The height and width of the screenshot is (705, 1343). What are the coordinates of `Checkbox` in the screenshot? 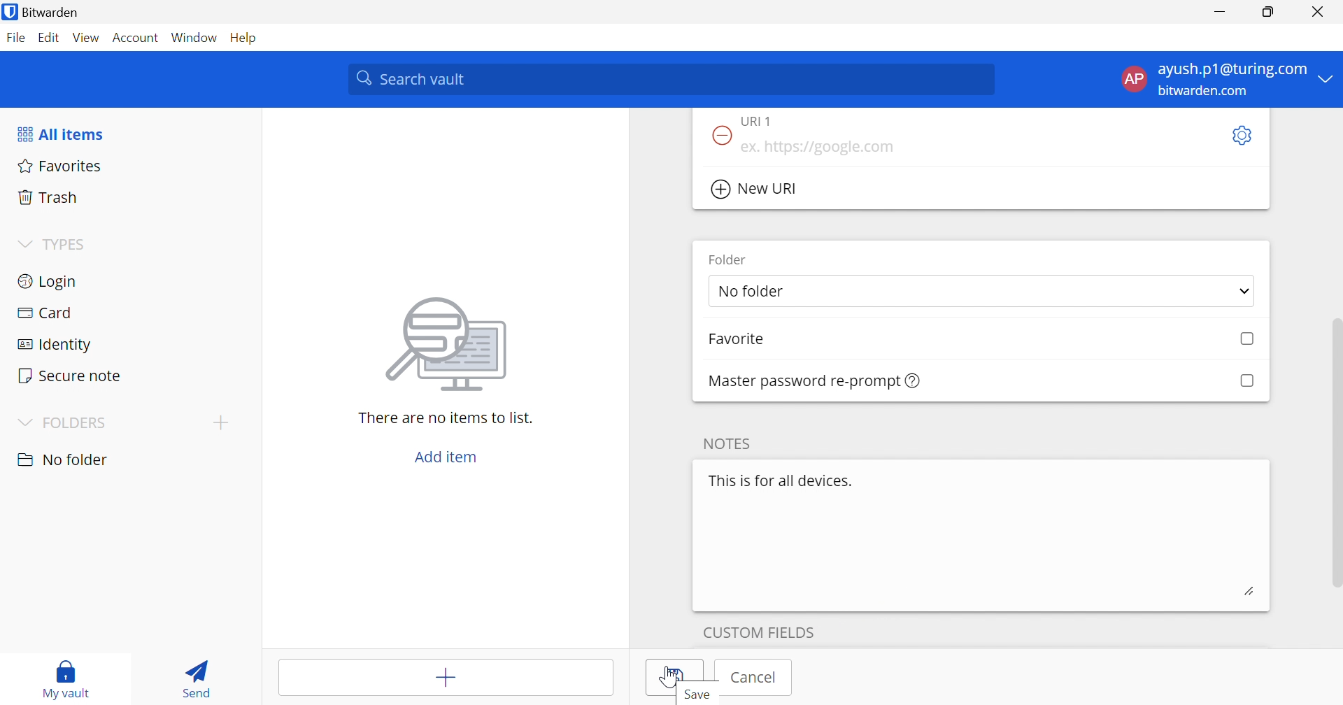 It's located at (1248, 339).